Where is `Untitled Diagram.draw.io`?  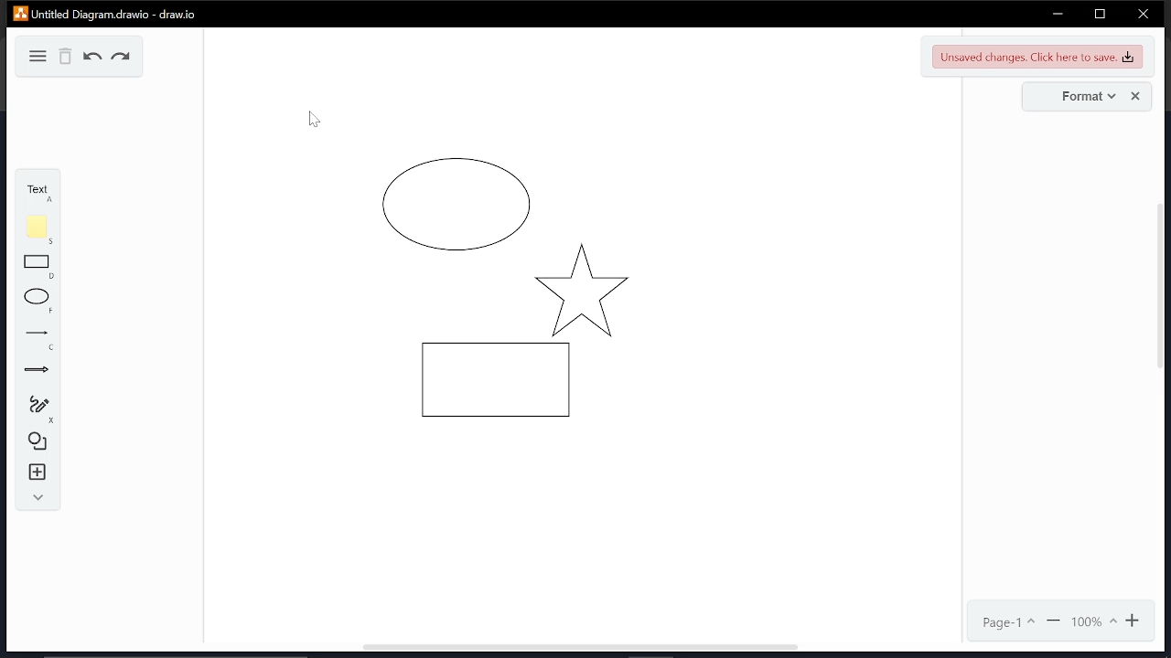 Untitled Diagram.draw.io is located at coordinates (106, 13).